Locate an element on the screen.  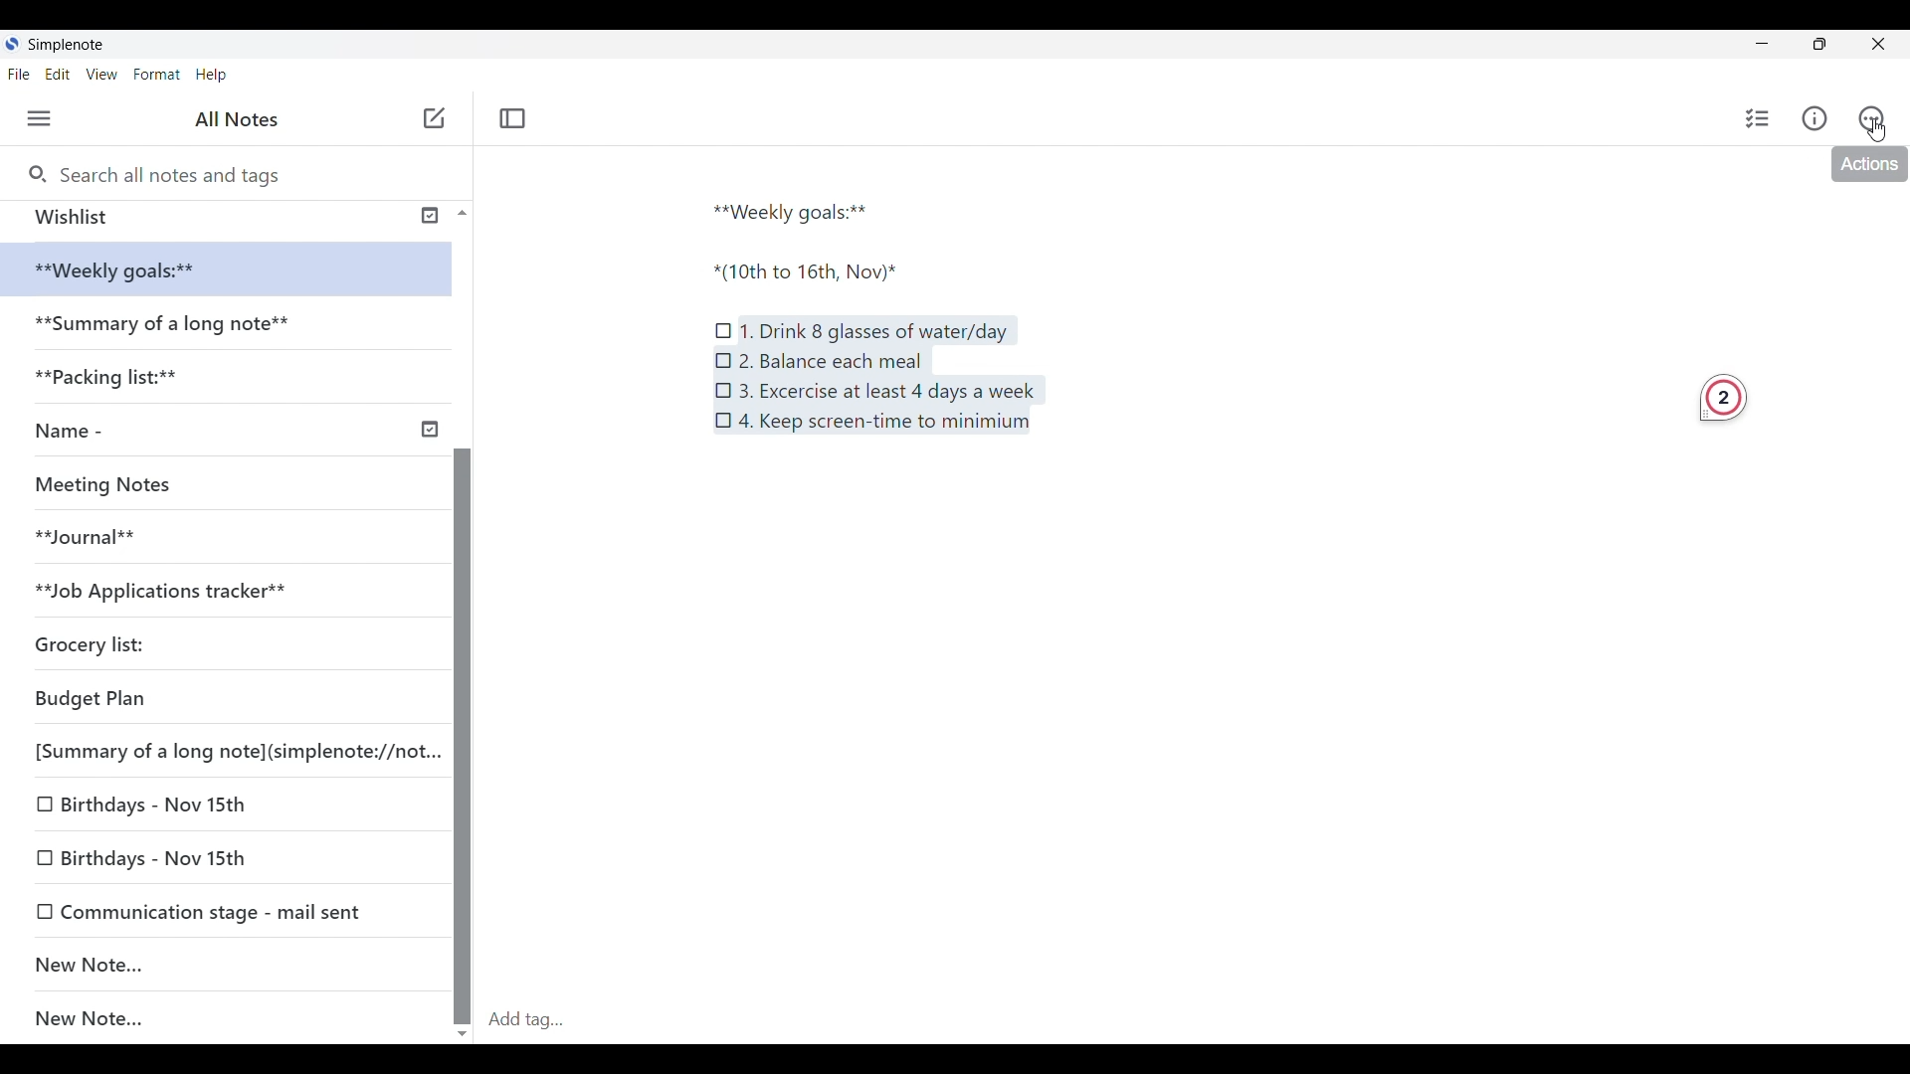
**Packaging list:** is located at coordinates (123, 383).